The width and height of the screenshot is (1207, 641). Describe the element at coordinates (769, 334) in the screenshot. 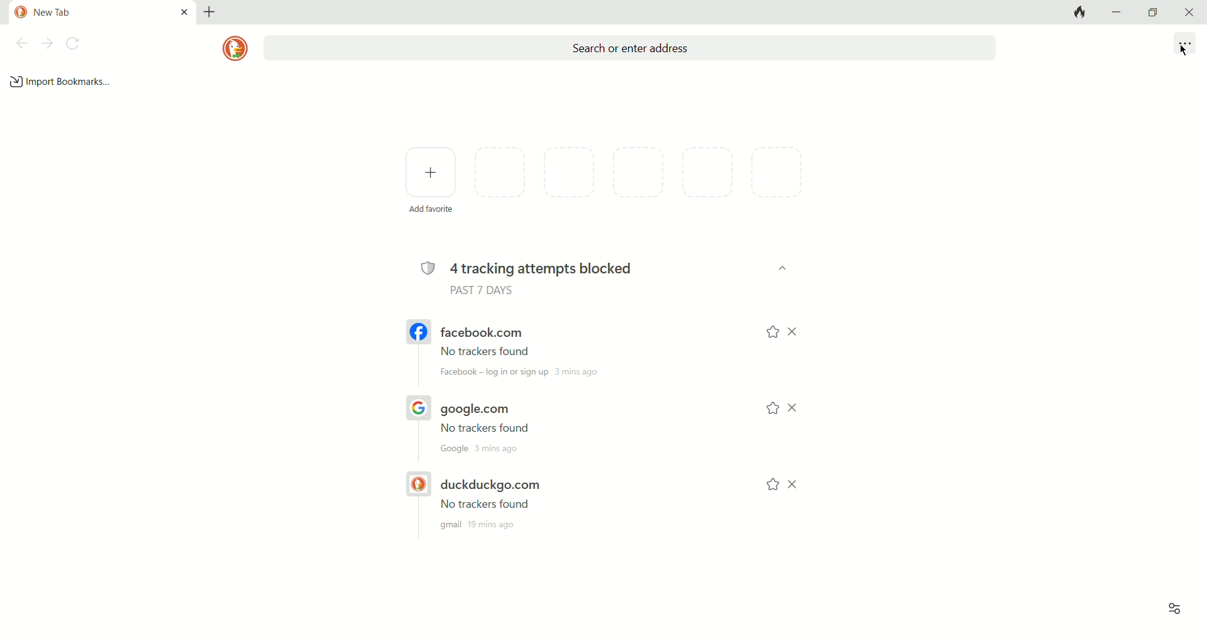

I see `add to favorites` at that location.